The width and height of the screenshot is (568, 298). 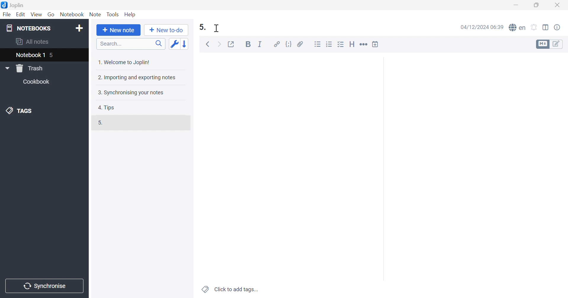 What do you see at coordinates (480, 28) in the screenshot?
I see `04/12/2024 06:39` at bounding box center [480, 28].